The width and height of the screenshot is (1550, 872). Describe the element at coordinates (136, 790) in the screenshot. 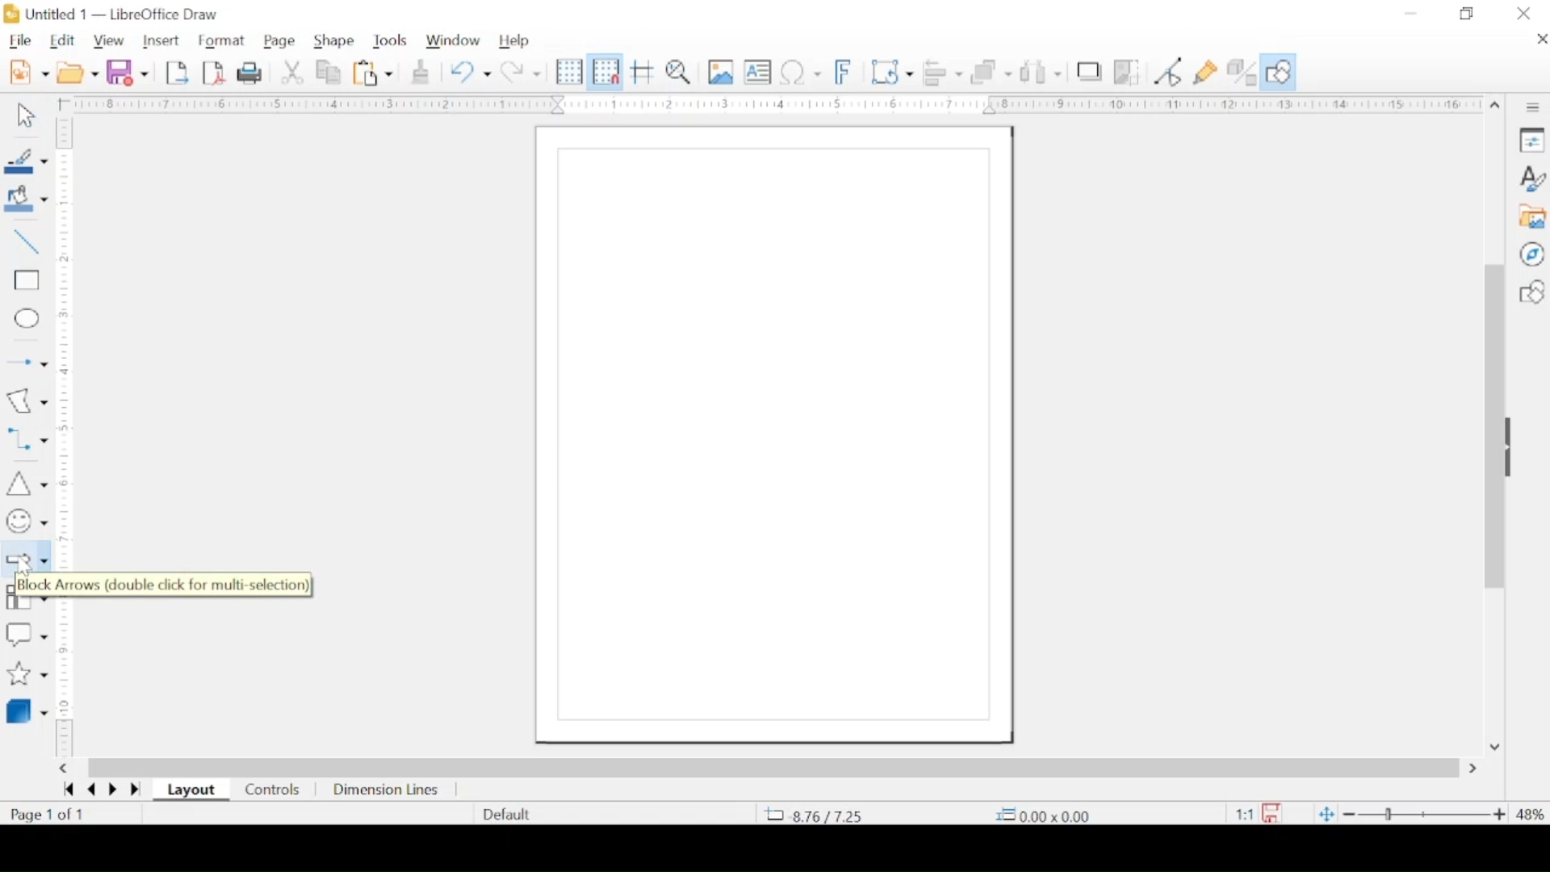

I see `last` at that location.